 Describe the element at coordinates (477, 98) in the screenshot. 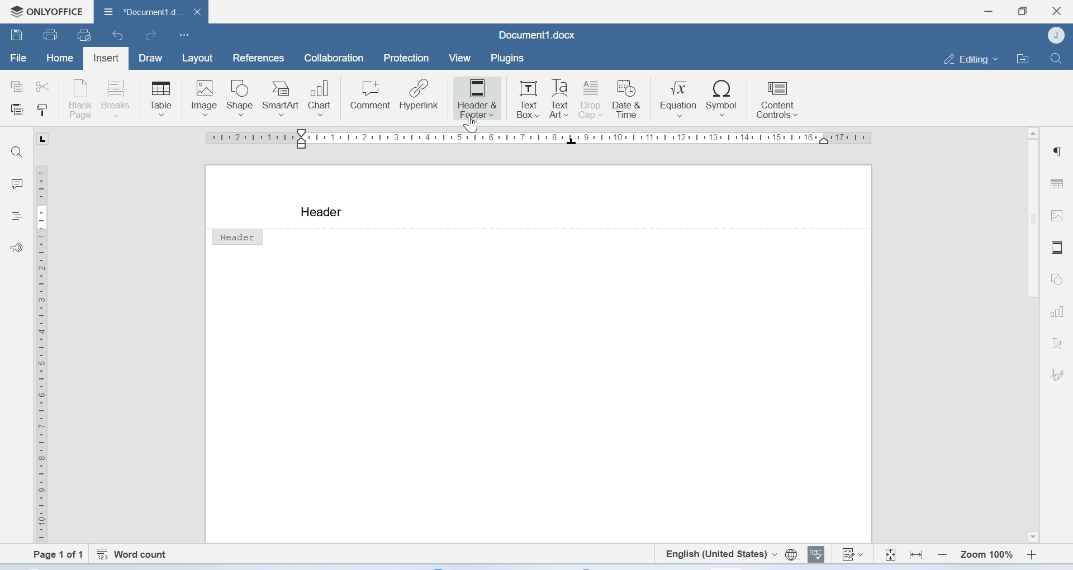

I see `Header & Footer` at that location.